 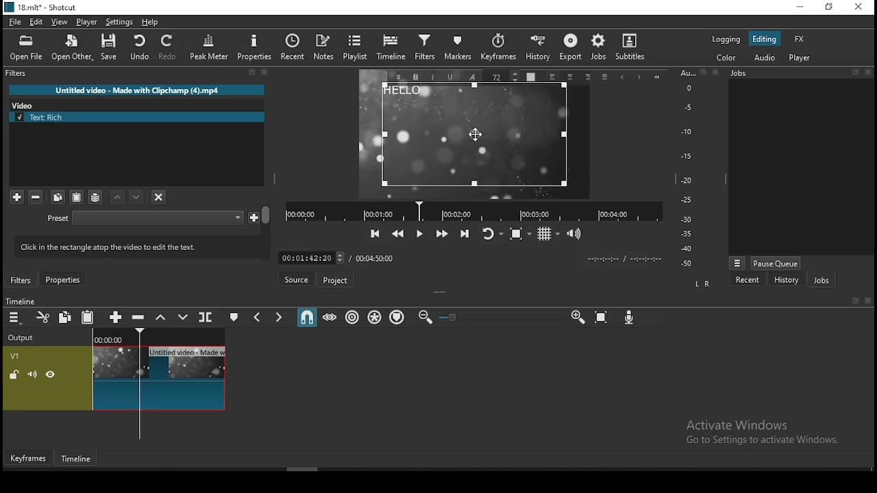 I want to click on recent, so click(x=748, y=279).